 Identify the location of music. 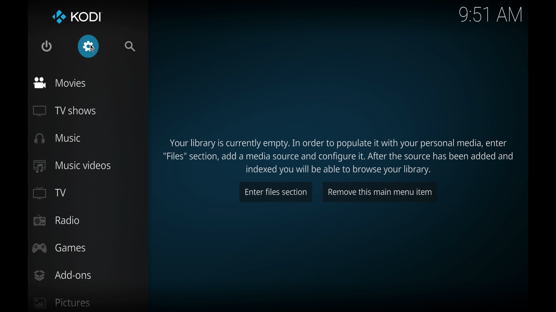
(58, 138).